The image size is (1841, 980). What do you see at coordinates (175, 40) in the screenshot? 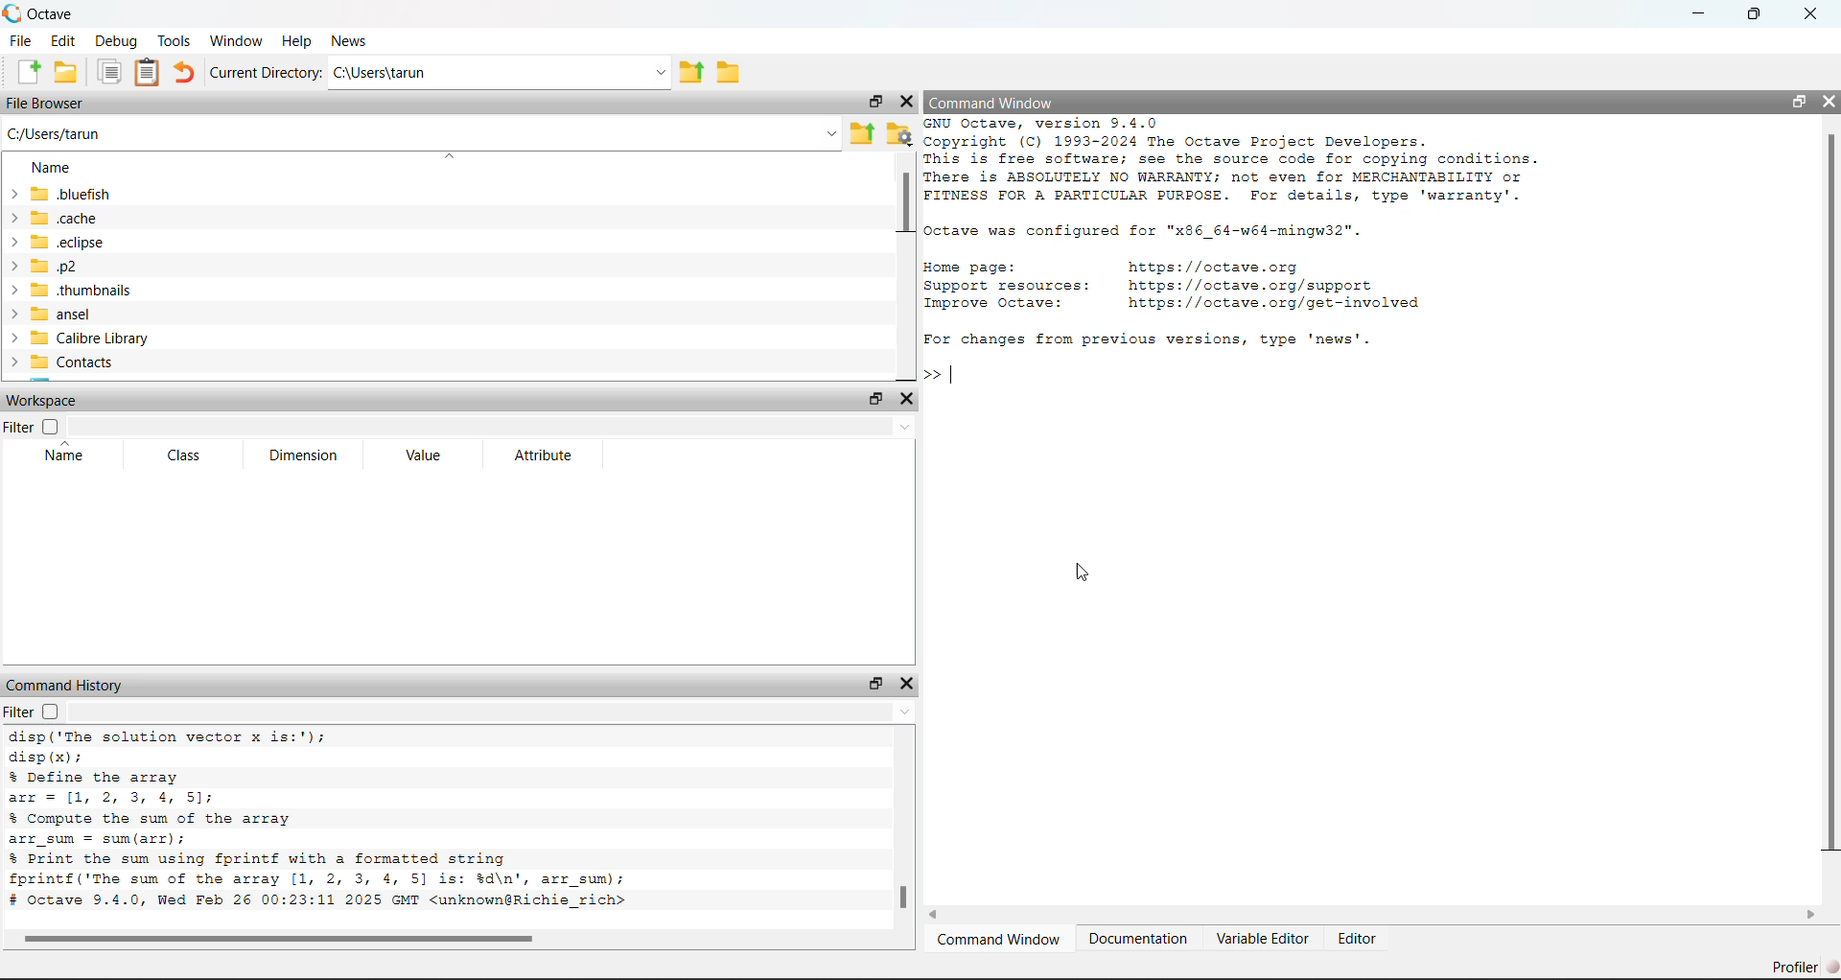
I see `Tools` at bounding box center [175, 40].